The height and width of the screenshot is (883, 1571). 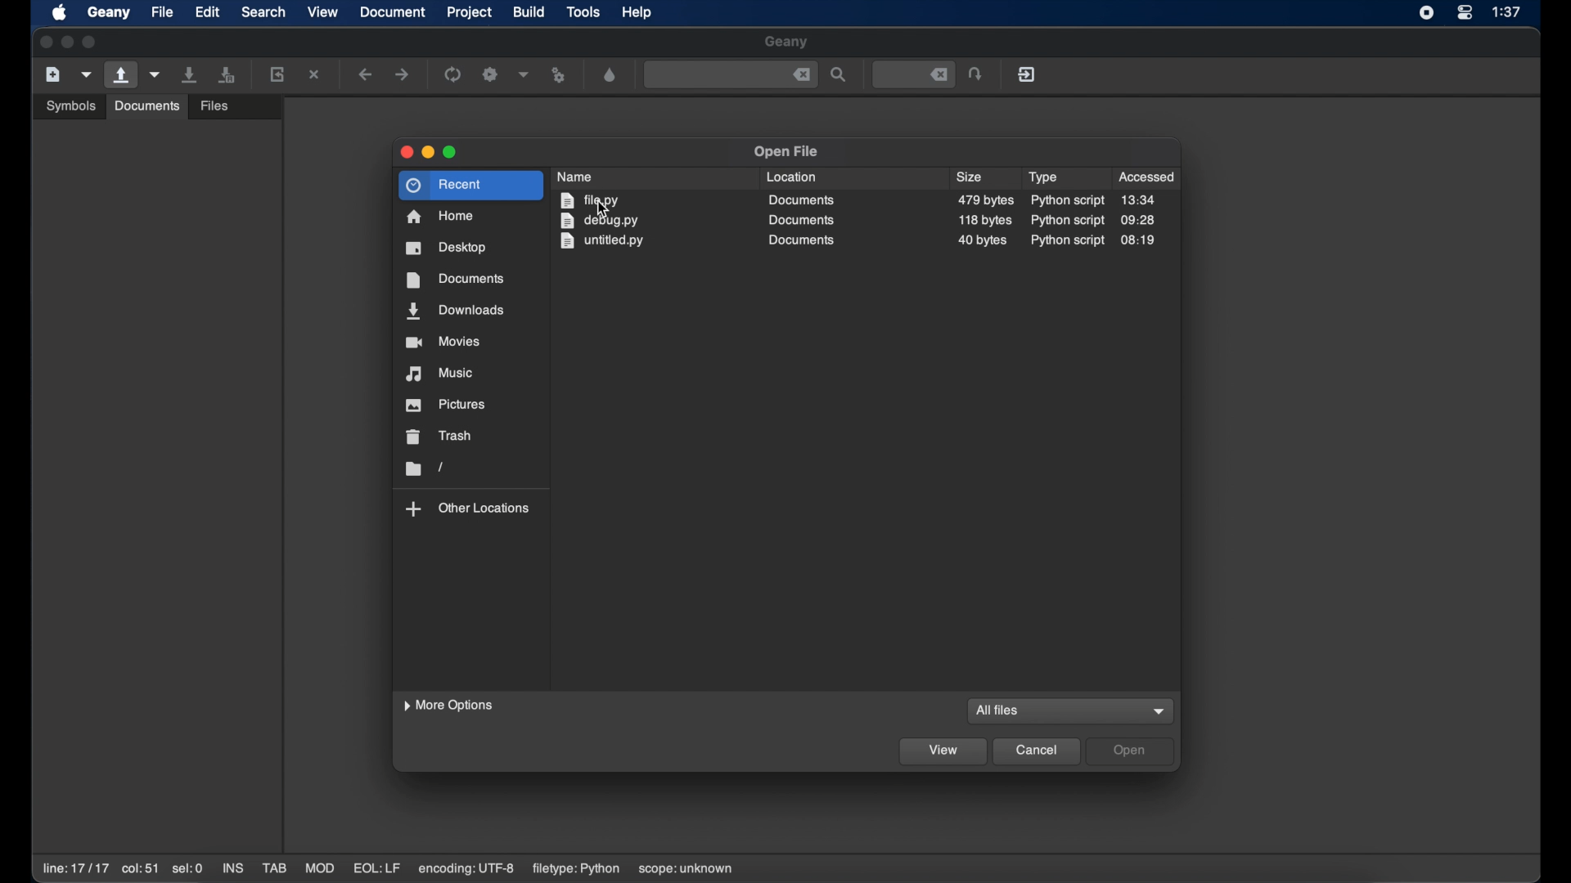 What do you see at coordinates (598, 222) in the screenshot?
I see `debug.py` at bounding box center [598, 222].